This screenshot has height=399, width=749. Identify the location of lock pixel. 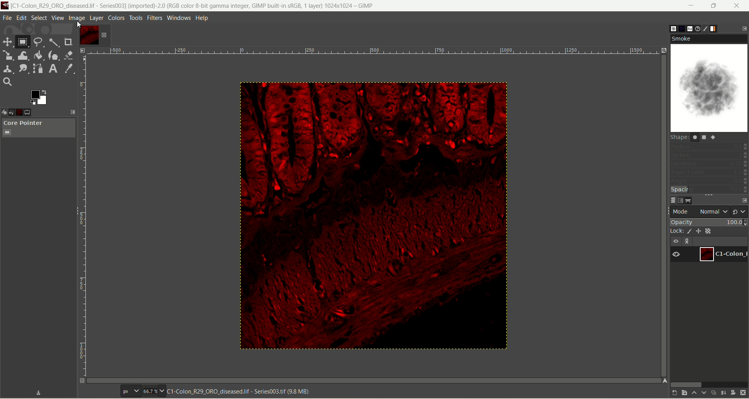
(689, 232).